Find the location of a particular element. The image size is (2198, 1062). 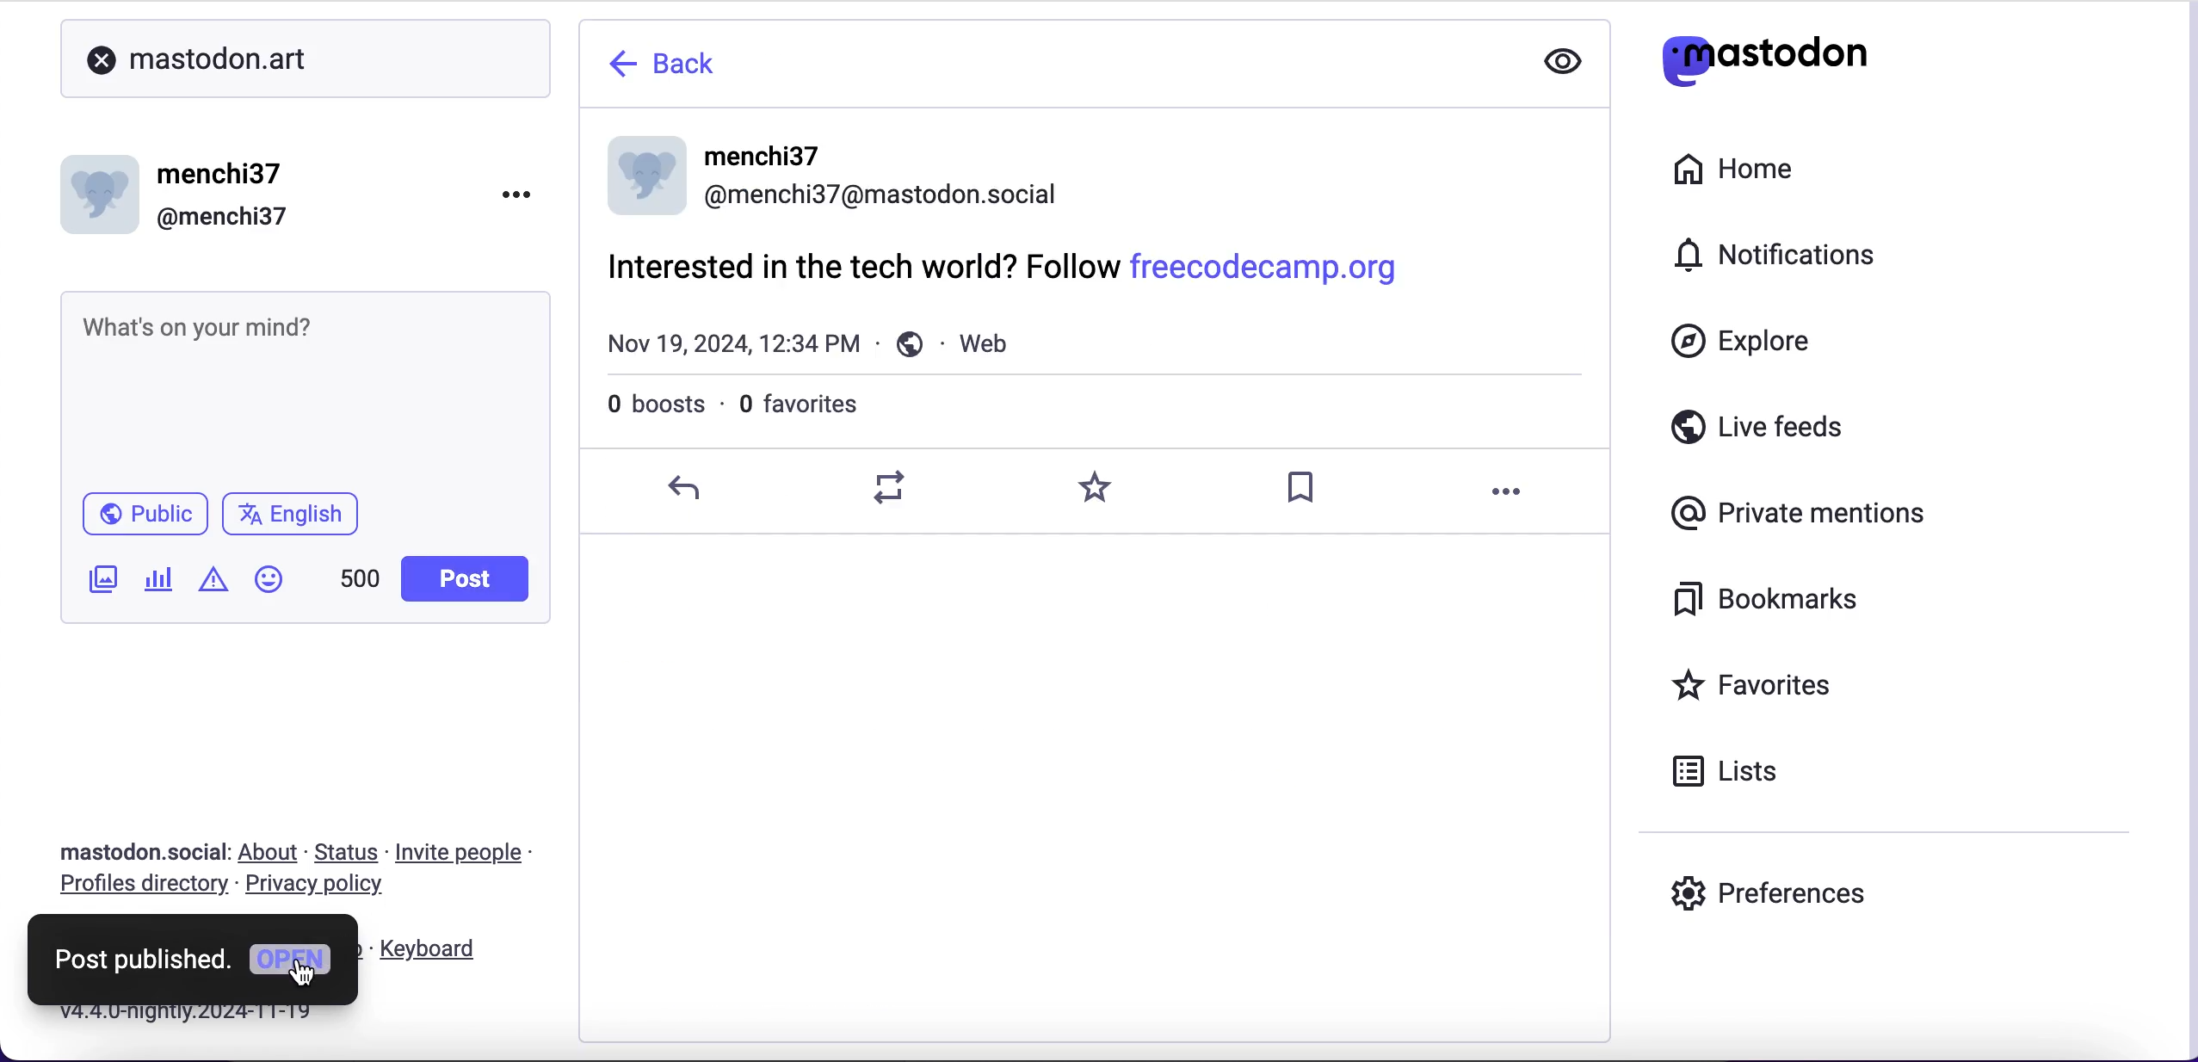

user is located at coordinates (185, 192).